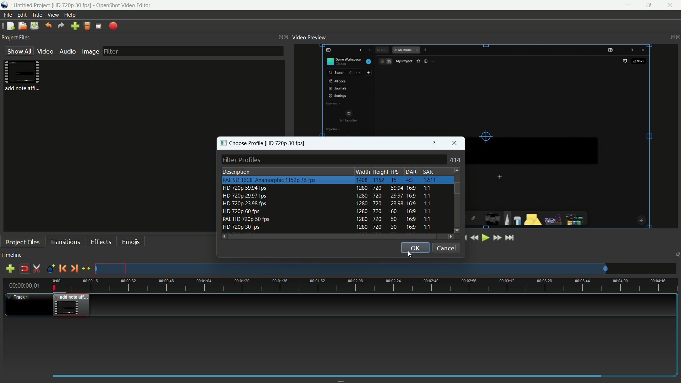 The width and height of the screenshot is (681, 383). Describe the element at coordinates (62, 268) in the screenshot. I see `previous marker` at that location.